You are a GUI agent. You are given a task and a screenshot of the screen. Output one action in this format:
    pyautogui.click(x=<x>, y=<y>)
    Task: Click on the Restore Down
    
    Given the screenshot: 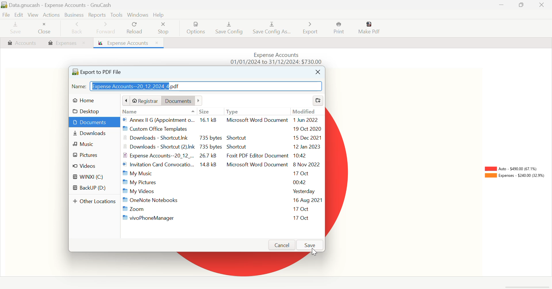 What is the action you would take?
    pyautogui.click(x=502, y=5)
    